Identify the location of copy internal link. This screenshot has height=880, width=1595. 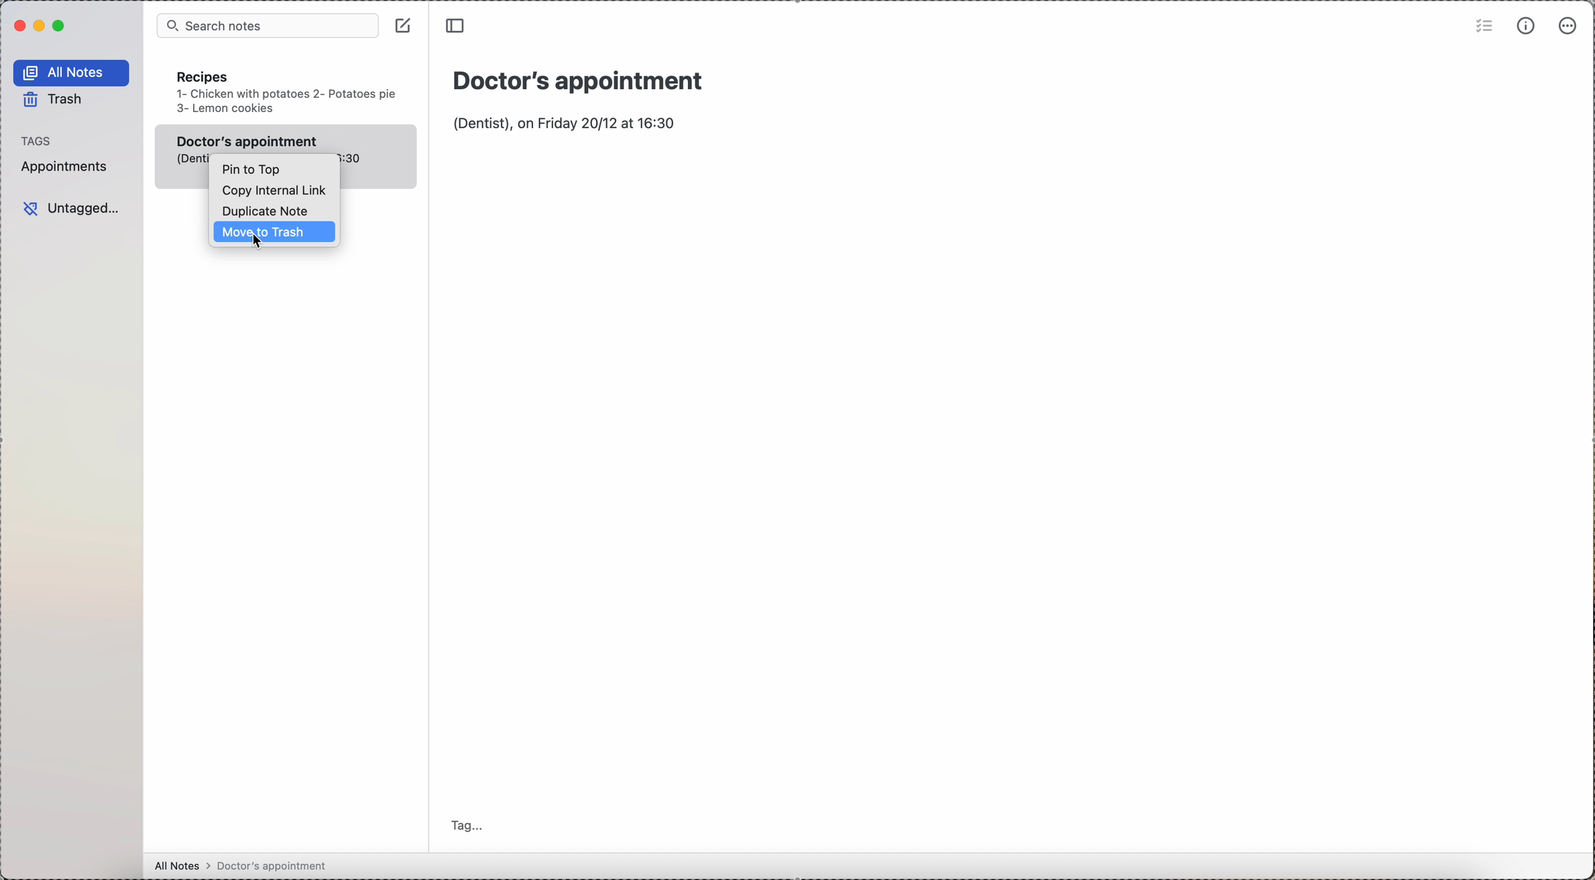
(278, 192).